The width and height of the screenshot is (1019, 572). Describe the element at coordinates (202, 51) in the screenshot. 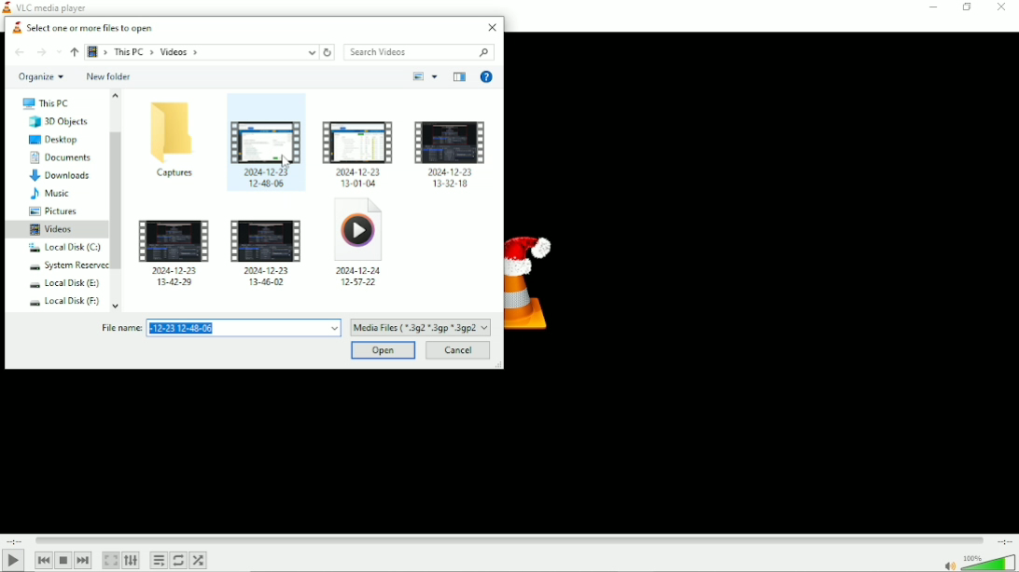

I see `Location` at that location.